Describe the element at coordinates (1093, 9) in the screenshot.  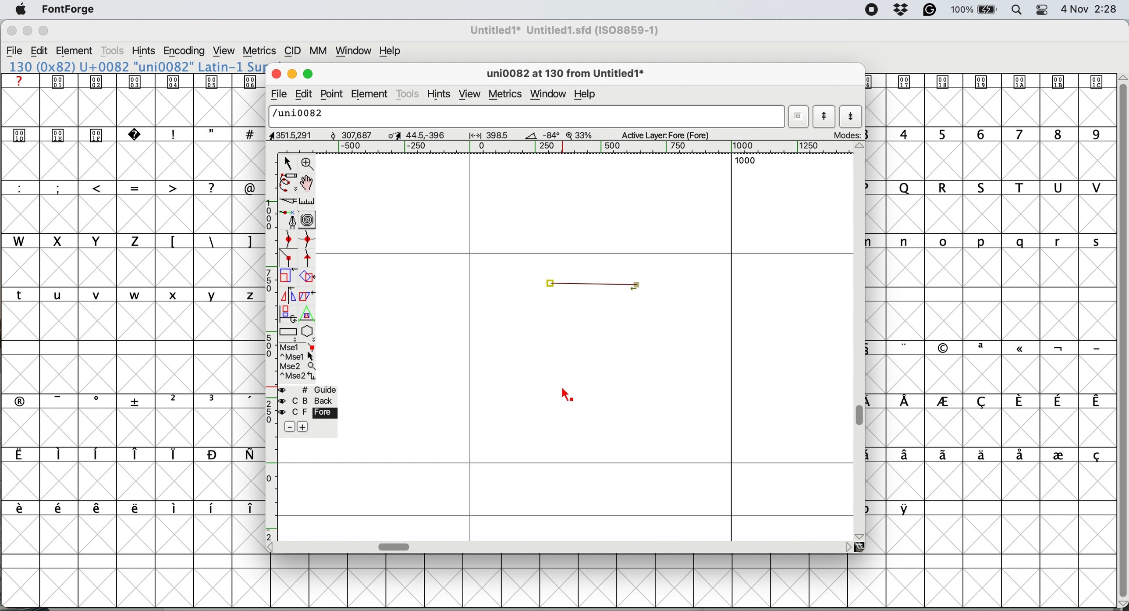
I see `Date and Time` at that location.